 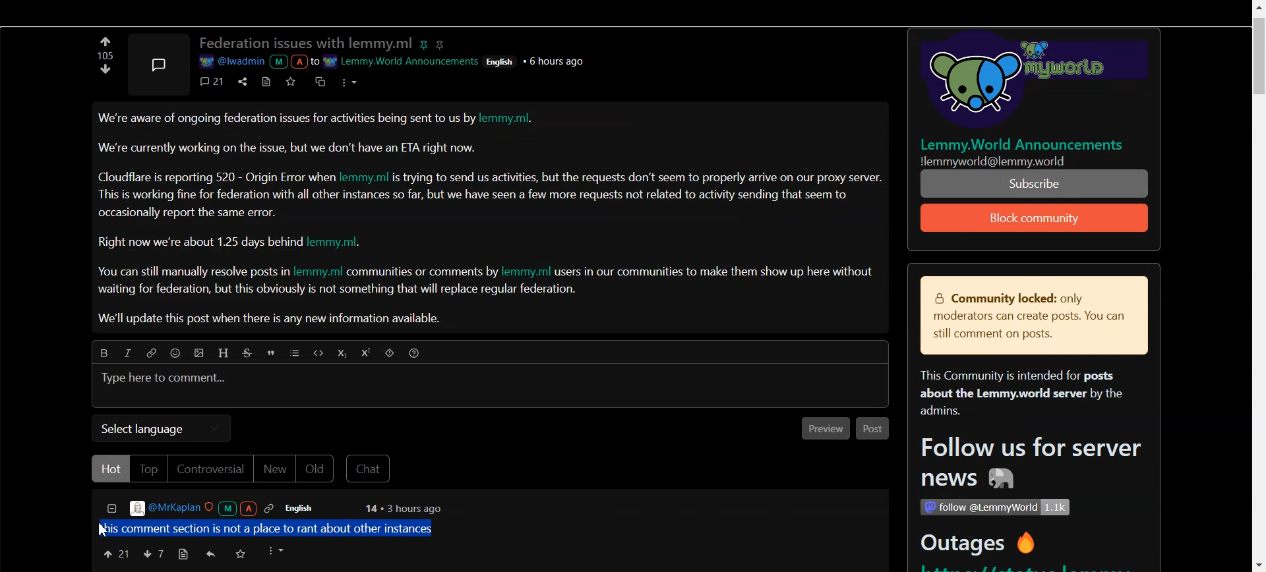 I want to click on New, so click(x=274, y=470).